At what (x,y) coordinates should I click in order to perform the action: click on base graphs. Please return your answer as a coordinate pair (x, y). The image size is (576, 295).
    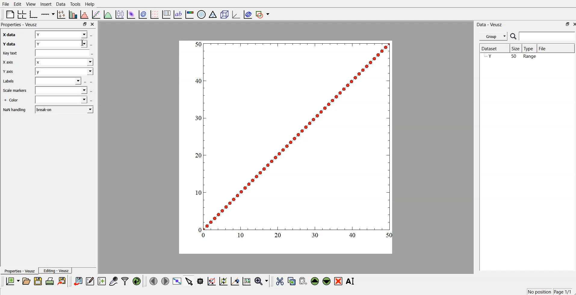
    Looking at the image, I should click on (35, 14).